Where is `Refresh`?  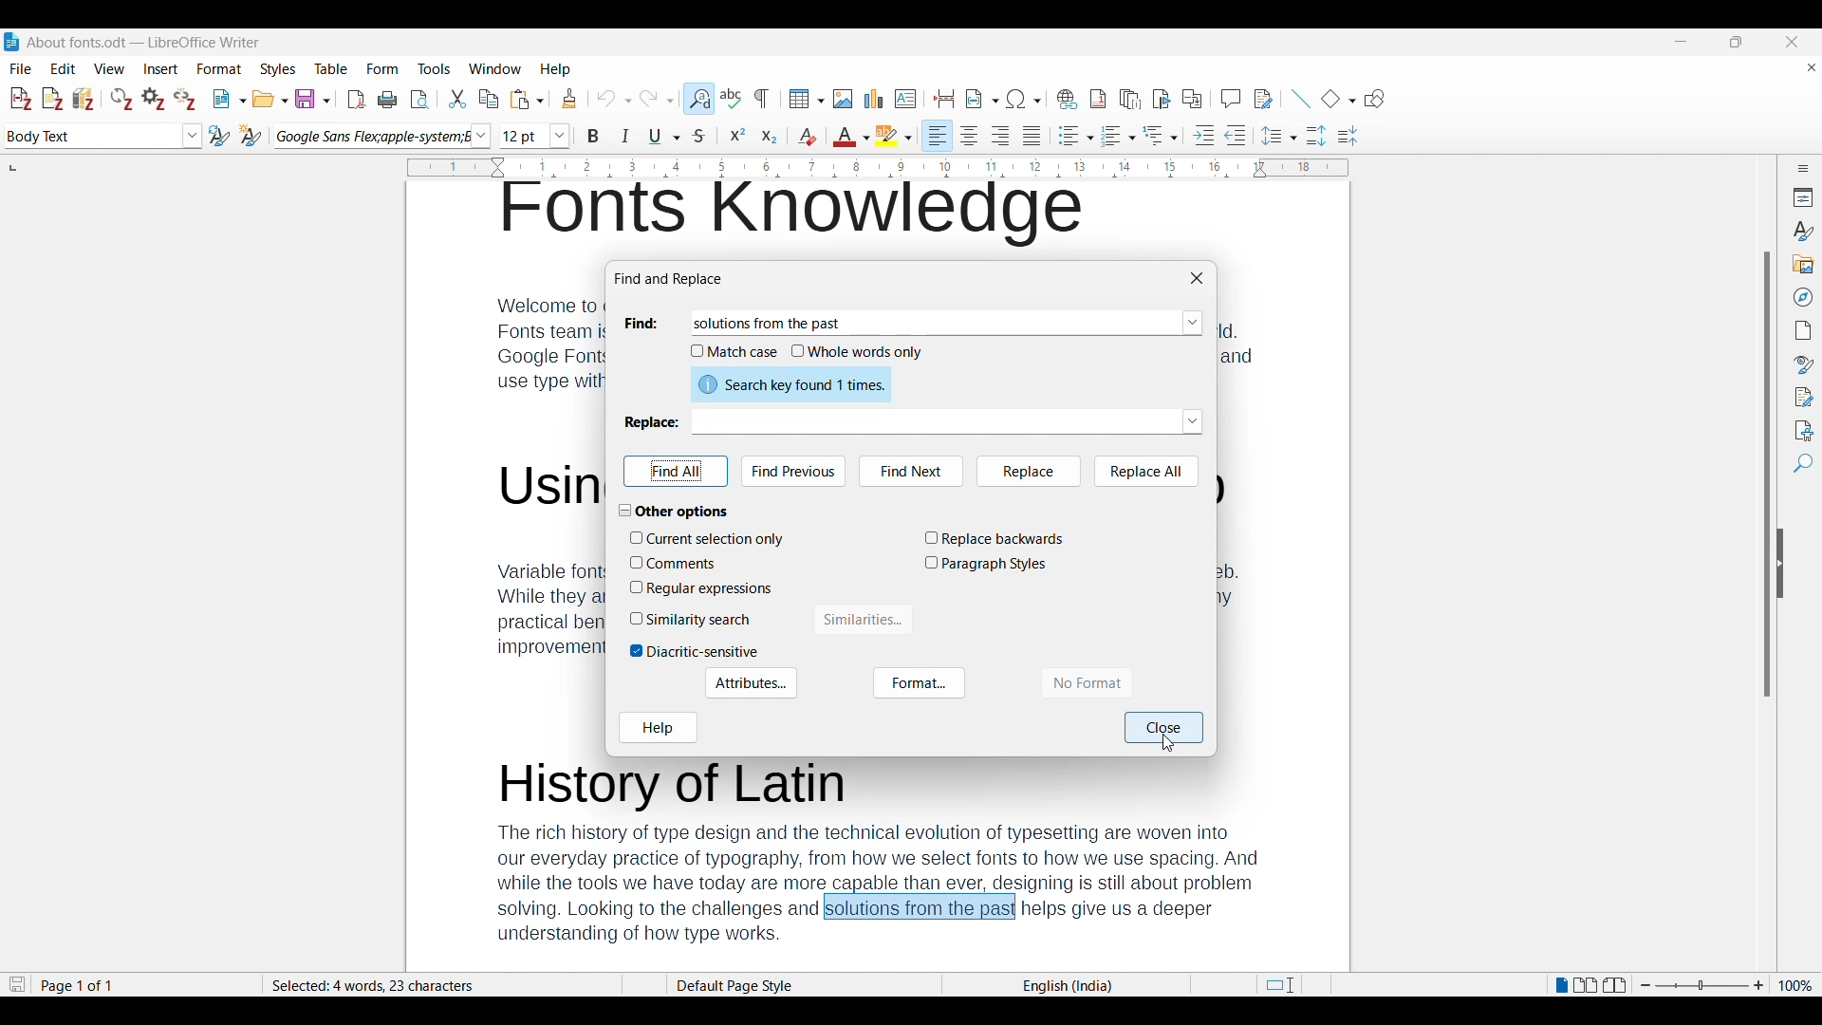 Refresh is located at coordinates (121, 99).